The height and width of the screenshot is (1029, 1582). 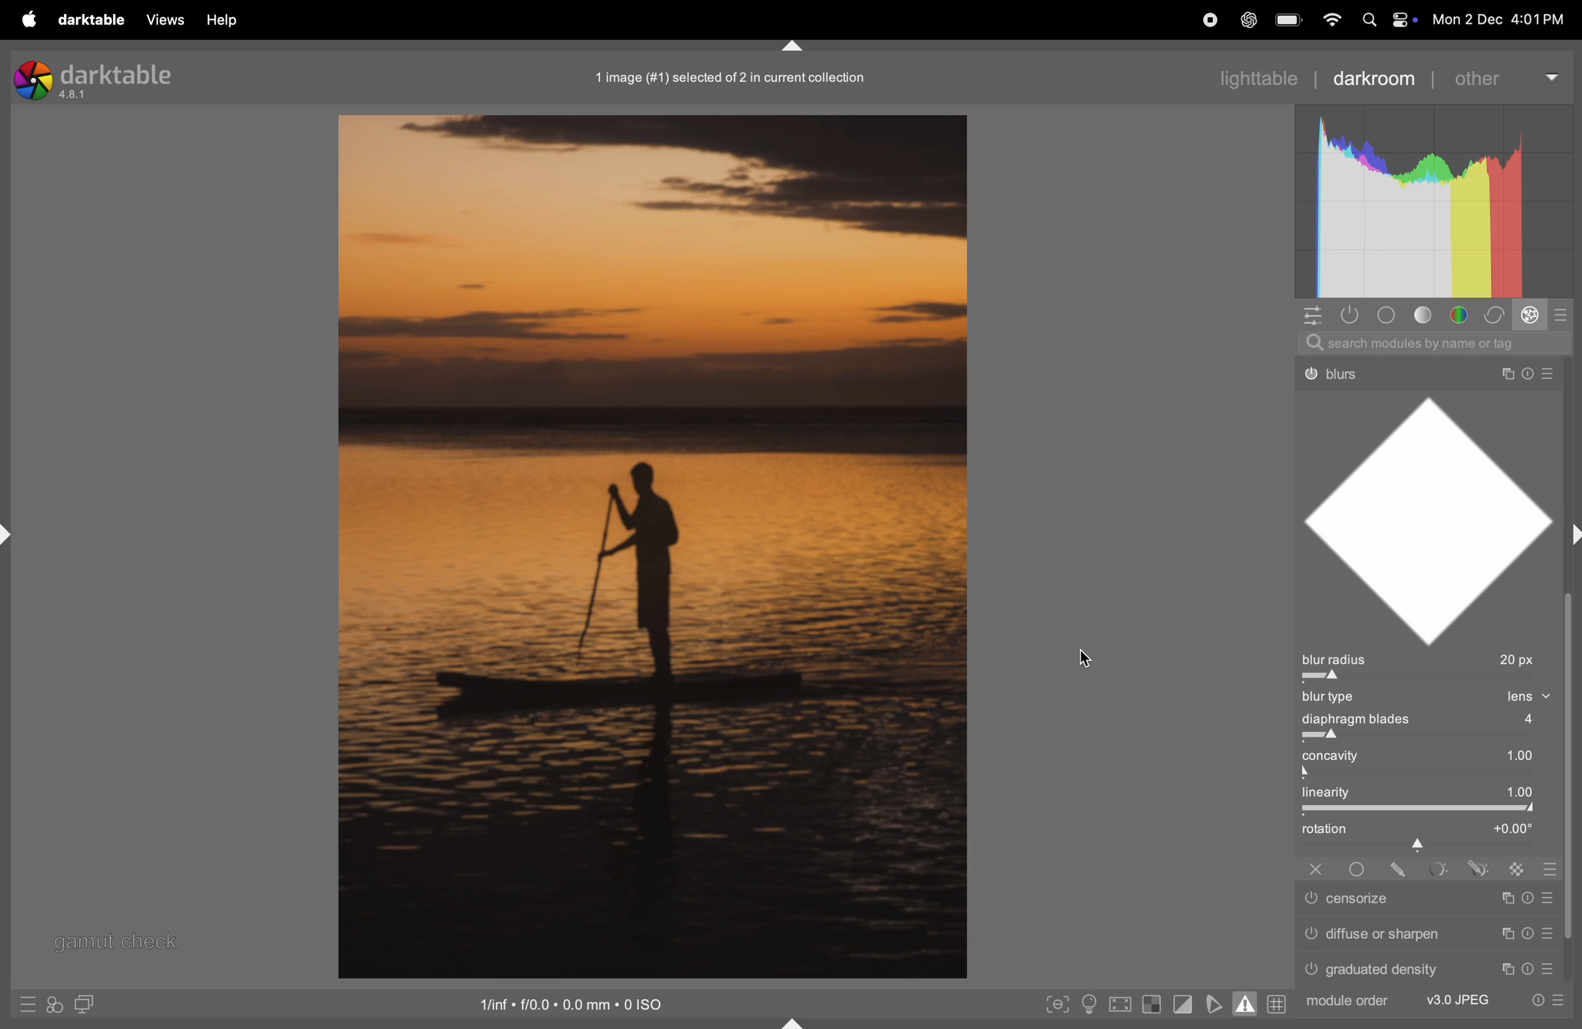 What do you see at coordinates (1433, 774) in the screenshot?
I see `toggle bar` at bounding box center [1433, 774].